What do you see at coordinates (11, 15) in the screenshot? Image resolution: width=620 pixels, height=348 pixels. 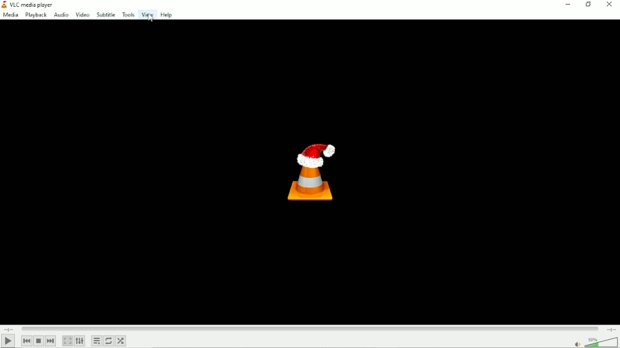 I see `Media` at bounding box center [11, 15].